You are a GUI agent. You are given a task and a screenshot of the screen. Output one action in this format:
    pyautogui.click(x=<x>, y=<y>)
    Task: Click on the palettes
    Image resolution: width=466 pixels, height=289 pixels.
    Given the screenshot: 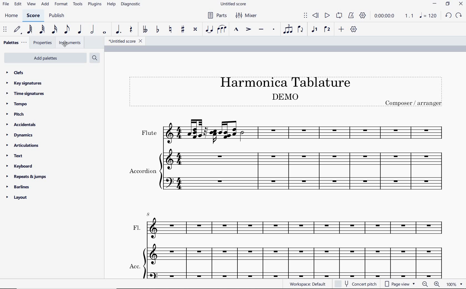 What is the action you would take?
    pyautogui.click(x=14, y=43)
    